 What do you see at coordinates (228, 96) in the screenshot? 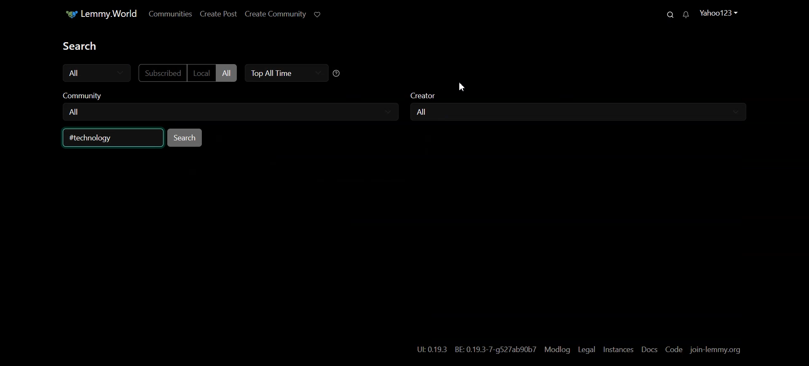
I see `Community` at bounding box center [228, 96].